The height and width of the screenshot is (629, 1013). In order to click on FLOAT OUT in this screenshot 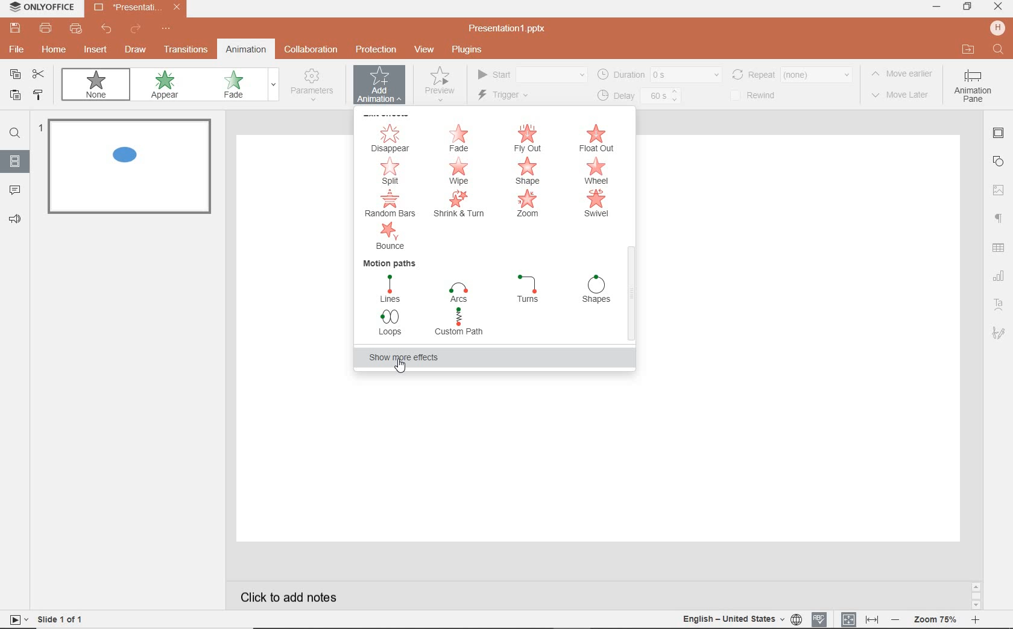, I will do `click(599, 139)`.